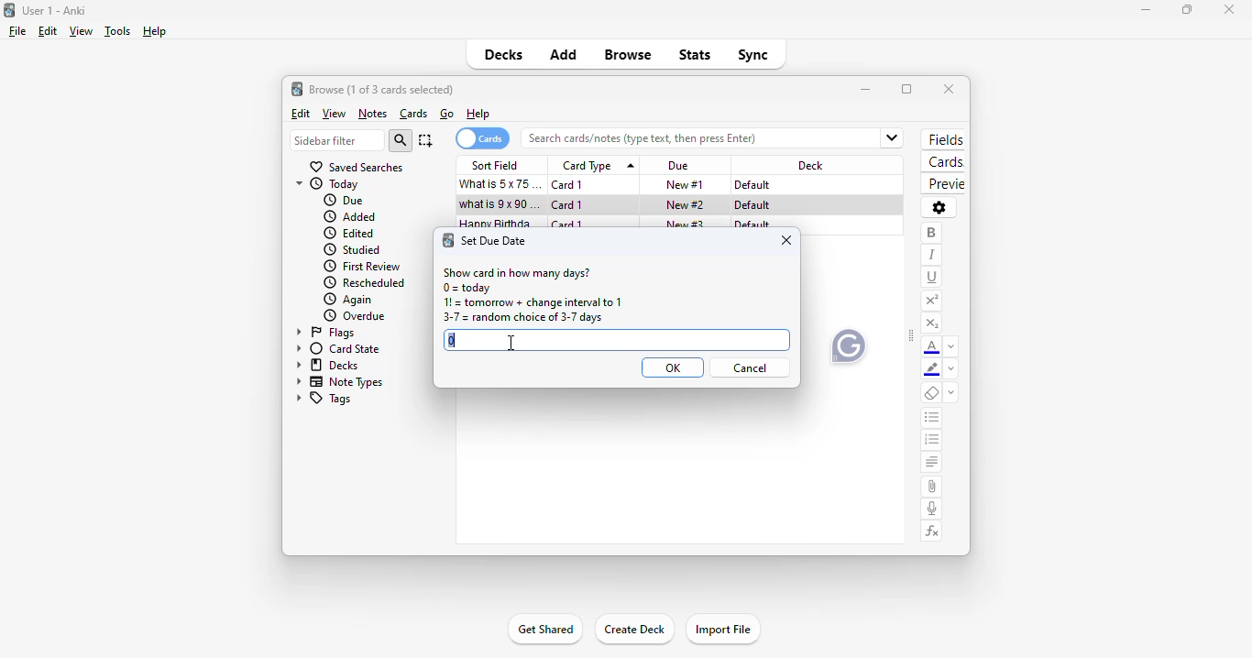 Image resolution: width=1252 pixels, height=658 pixels. Describe the element at coordinates (939, 208) in the screenshot. I see `options` at that location.